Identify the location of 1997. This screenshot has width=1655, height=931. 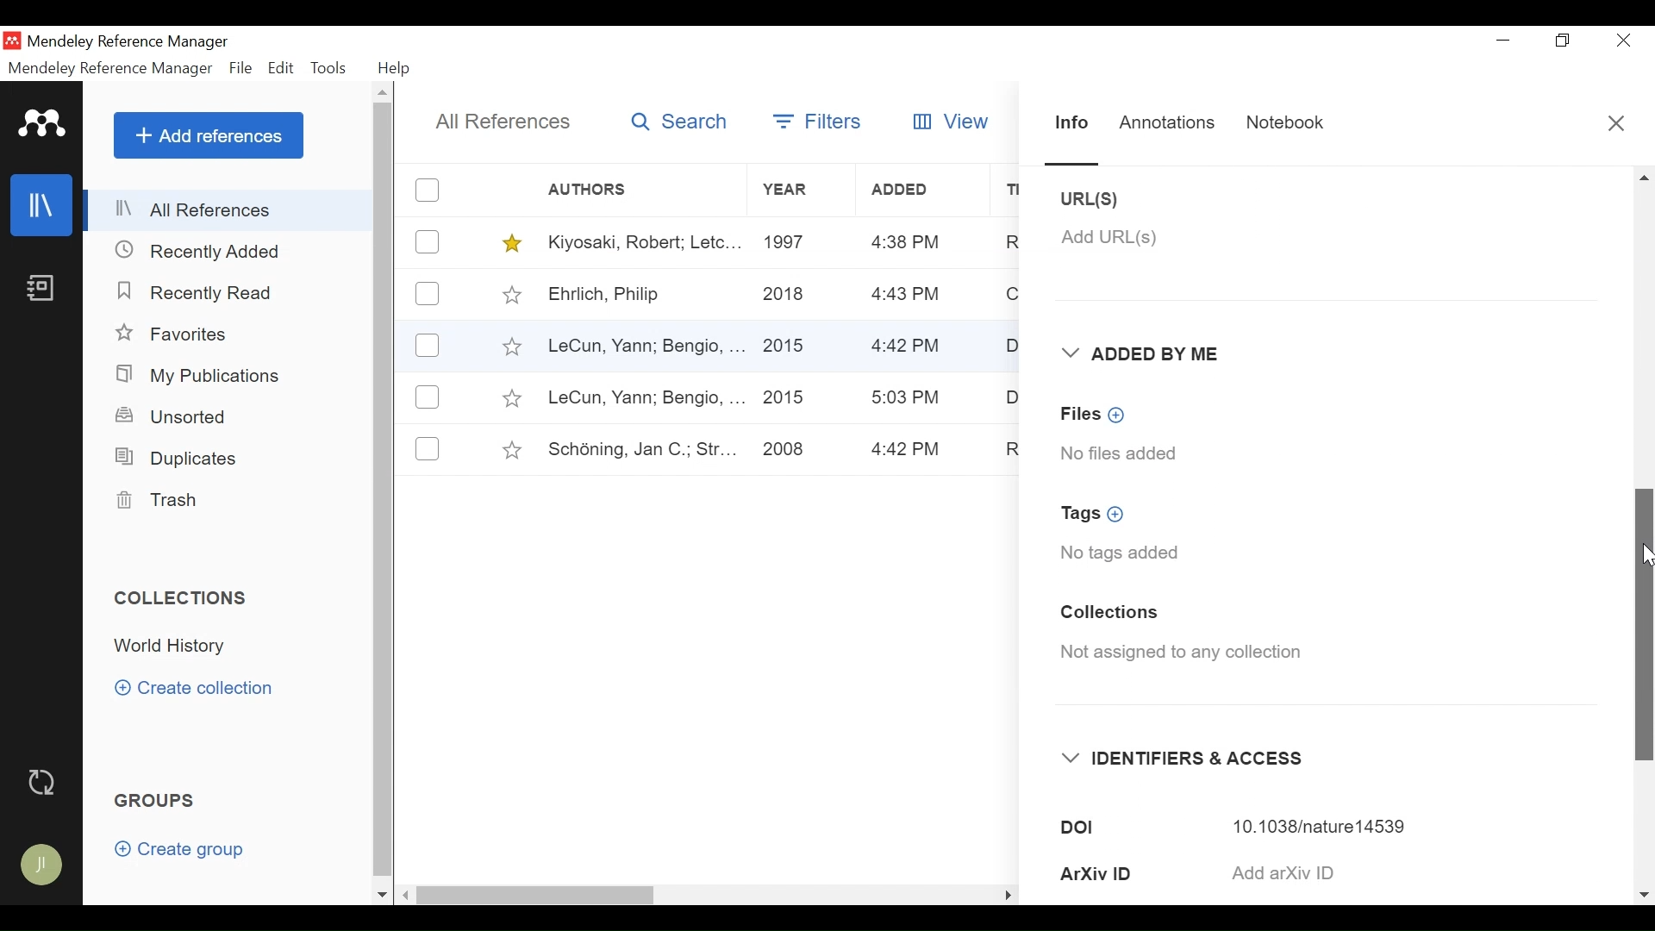
(789, 241).